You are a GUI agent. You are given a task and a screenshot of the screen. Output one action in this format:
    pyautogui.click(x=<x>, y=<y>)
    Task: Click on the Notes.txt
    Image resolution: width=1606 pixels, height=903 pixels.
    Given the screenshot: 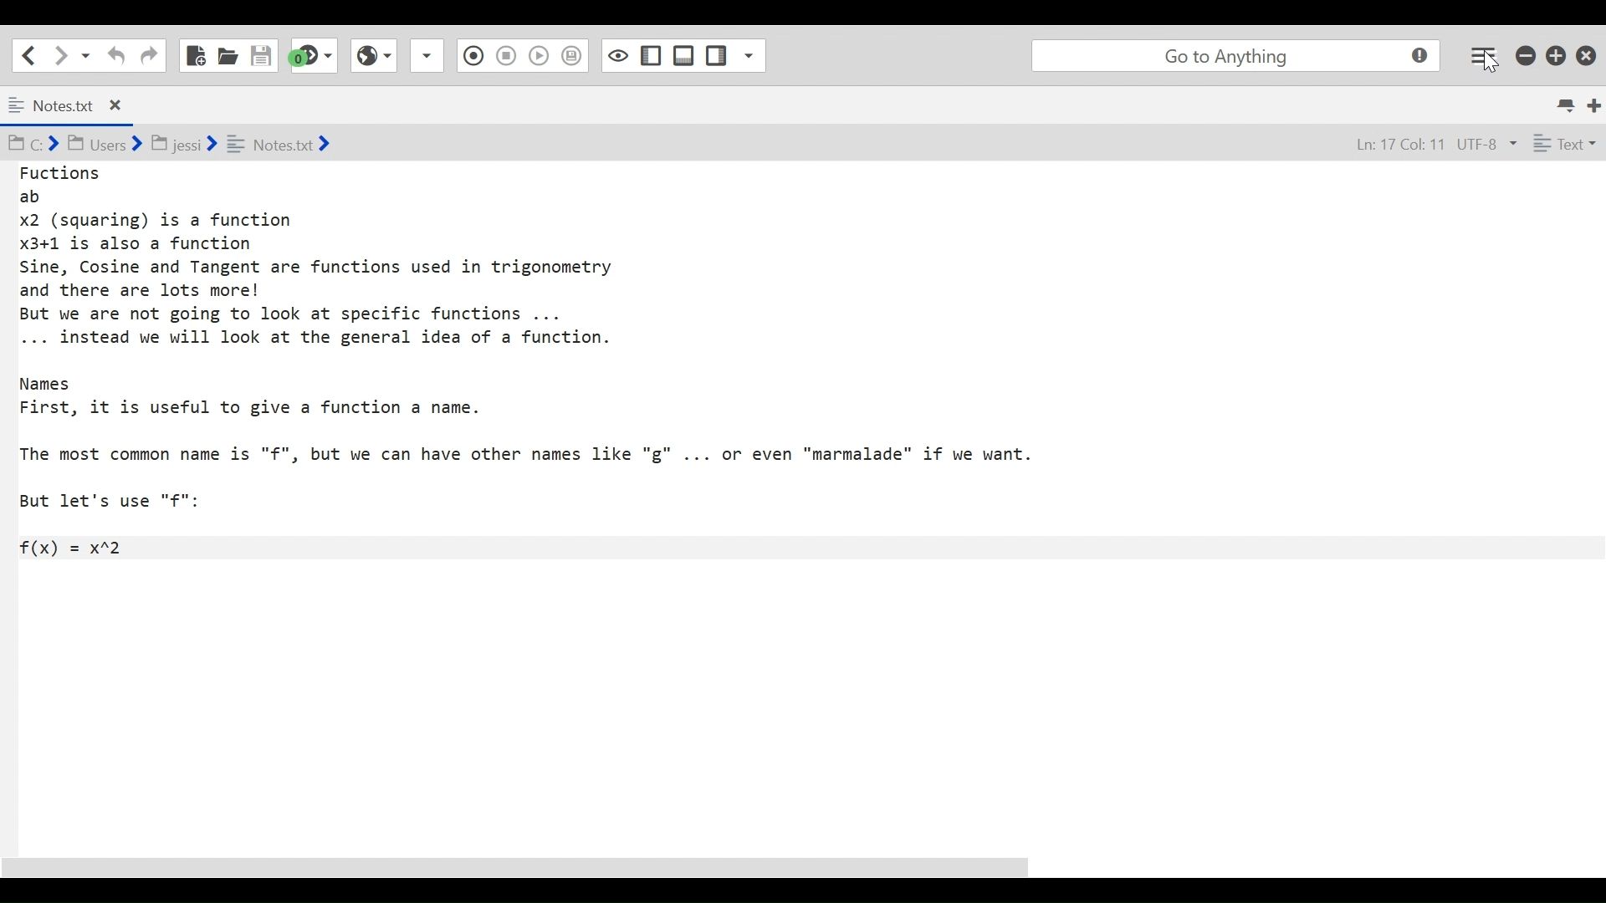 What is the action you would take?
    pyautogui.click(x=79, y=106)
    